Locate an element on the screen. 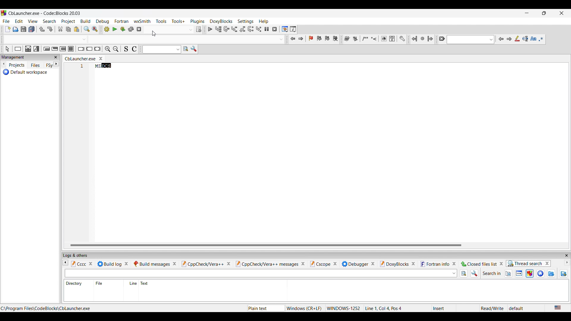 The height and width of the screenshot is (321, 571). Build menu is located at coordinates (86, 21).